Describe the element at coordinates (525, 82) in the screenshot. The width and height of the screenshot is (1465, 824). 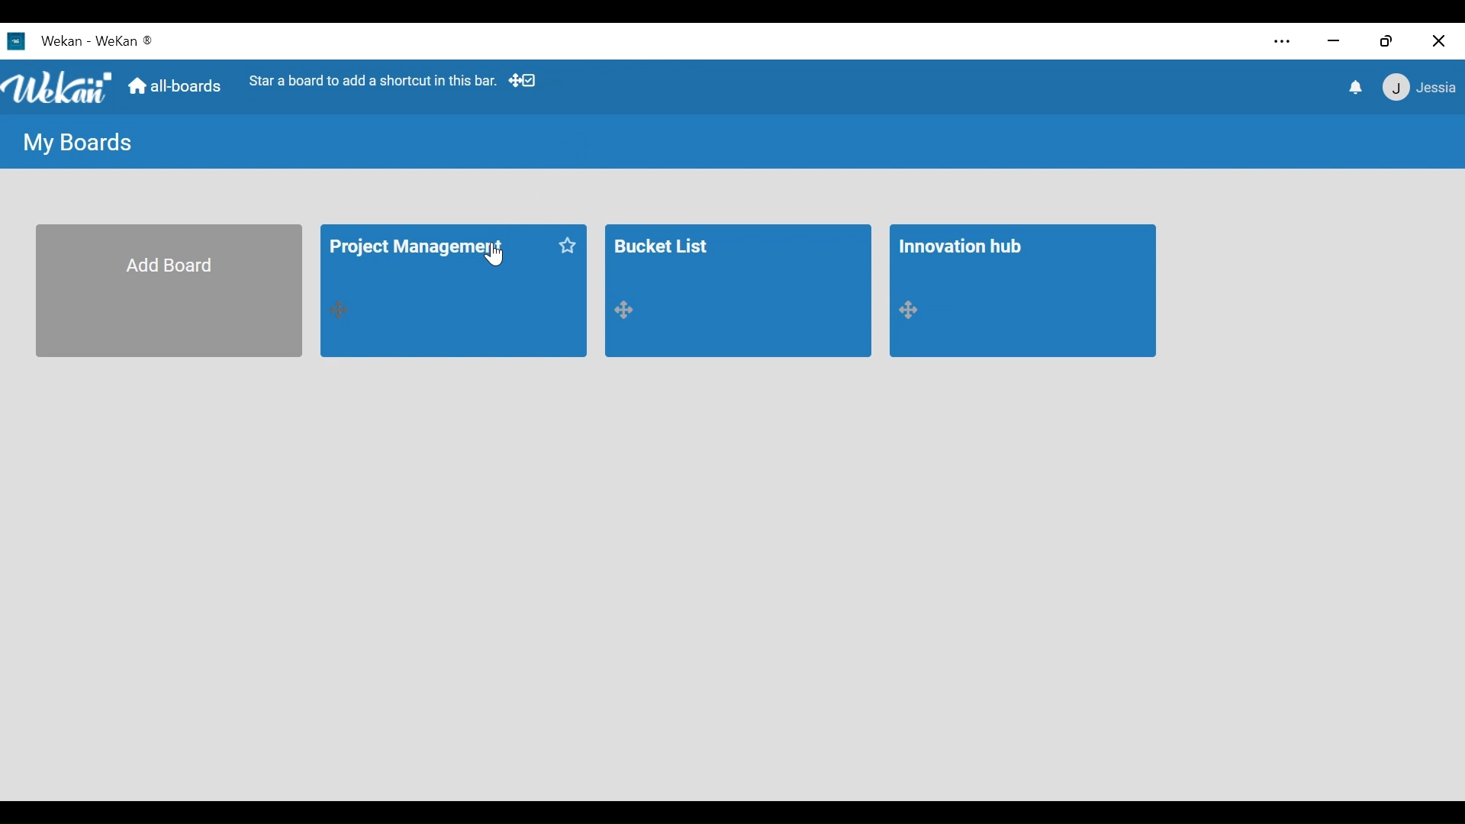
I see `Toggle Desktop drag handle` at that location.